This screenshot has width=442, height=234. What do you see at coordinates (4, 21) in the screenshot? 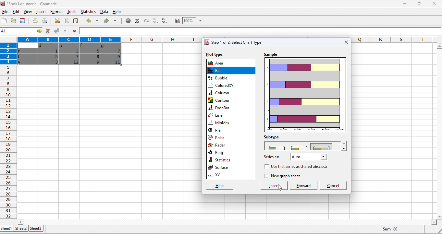
I see `new` at bounding box center [4, 21].